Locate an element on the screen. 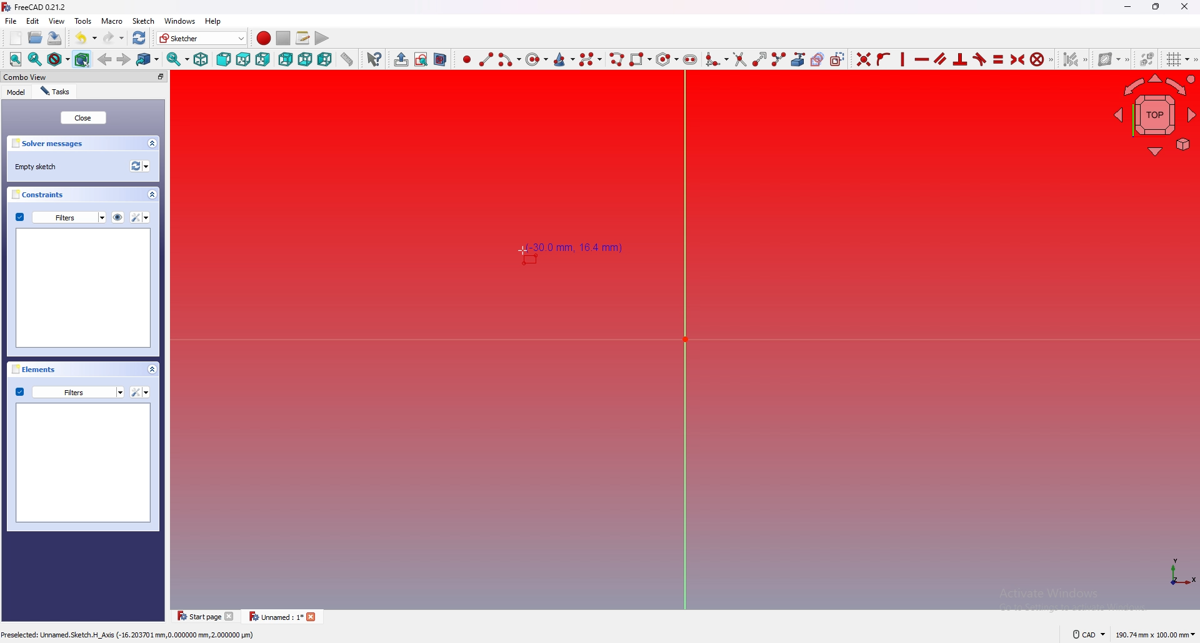  close is located at coordinates (1182, 7).